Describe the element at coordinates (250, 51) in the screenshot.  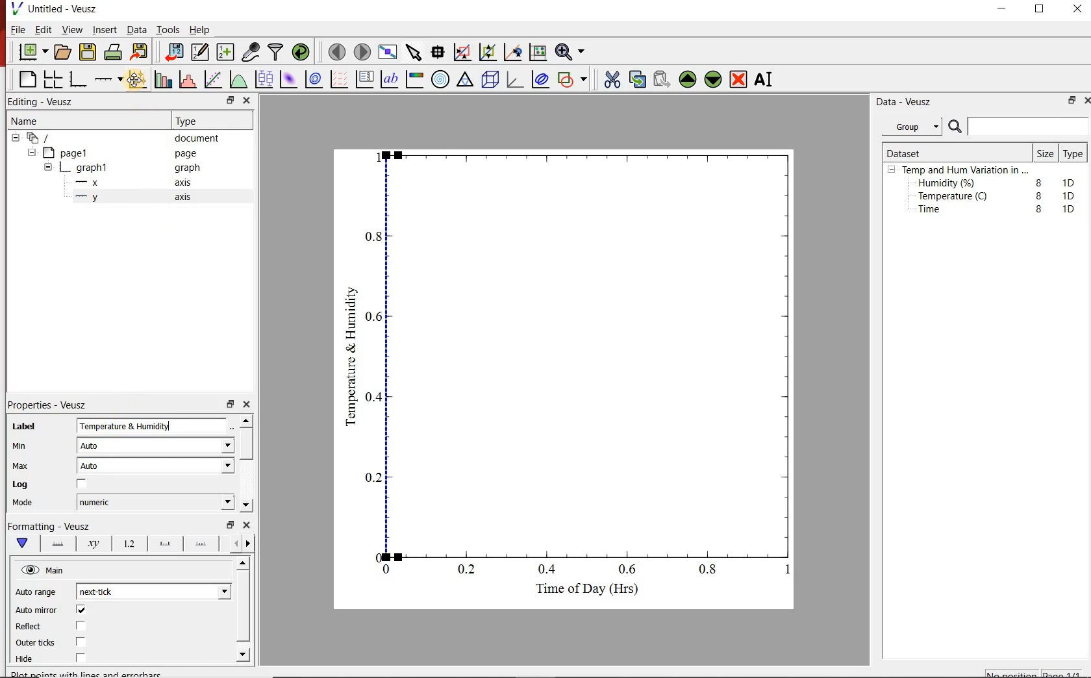
I see `capture remote data` at that location.